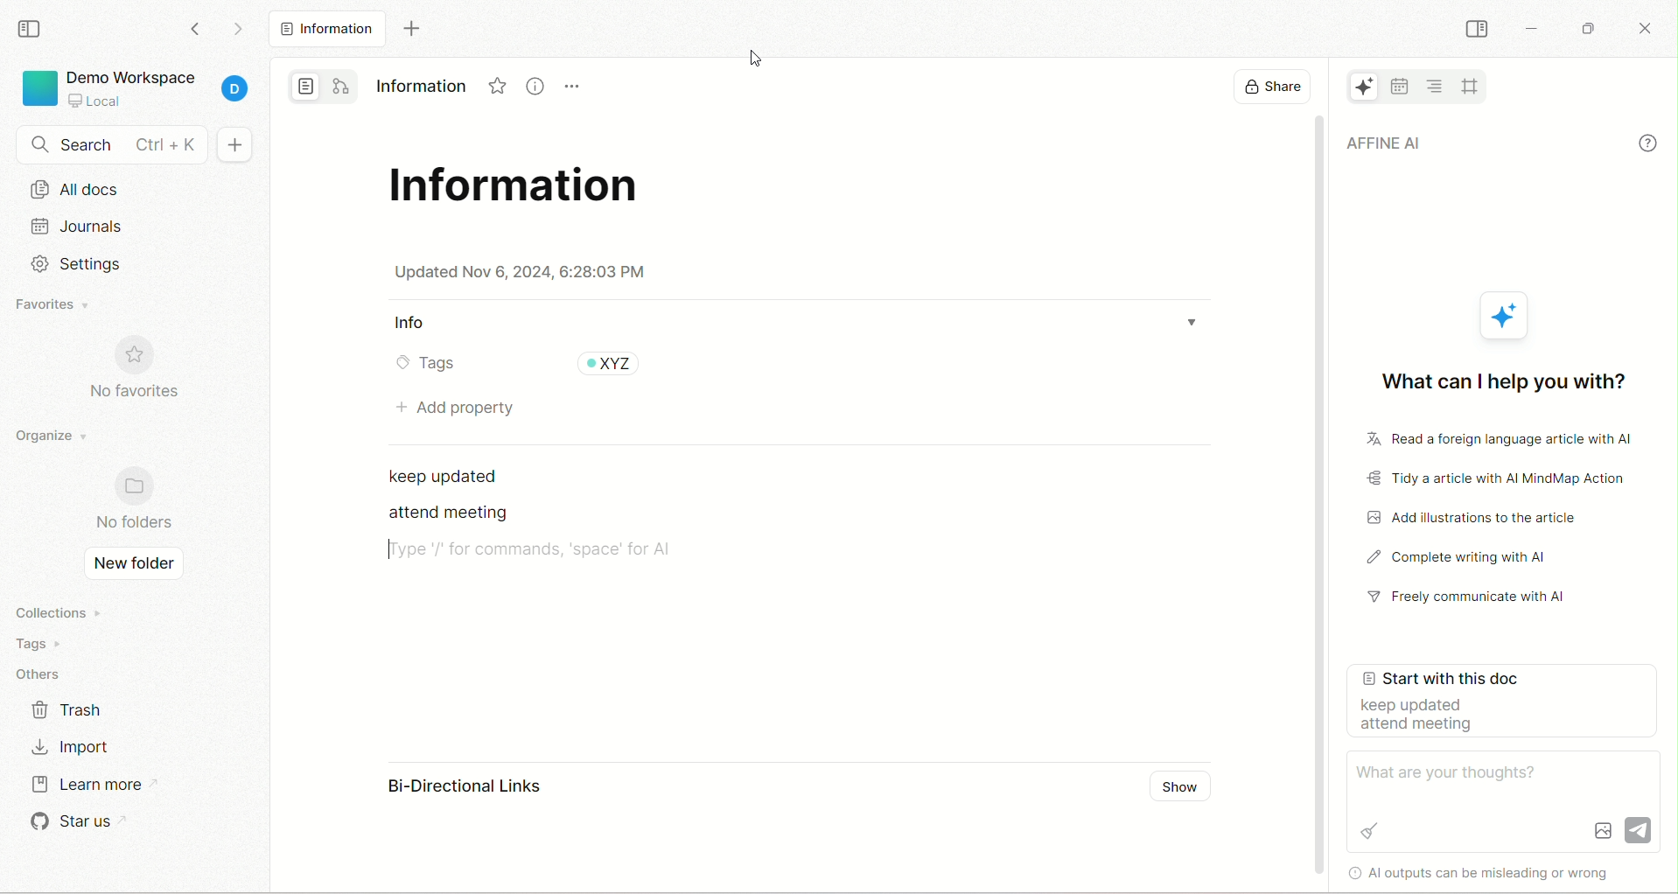 Image resolution: width=1678 pixels, height=894 pixels. I want to click on demo workspace, so click(130, 74).